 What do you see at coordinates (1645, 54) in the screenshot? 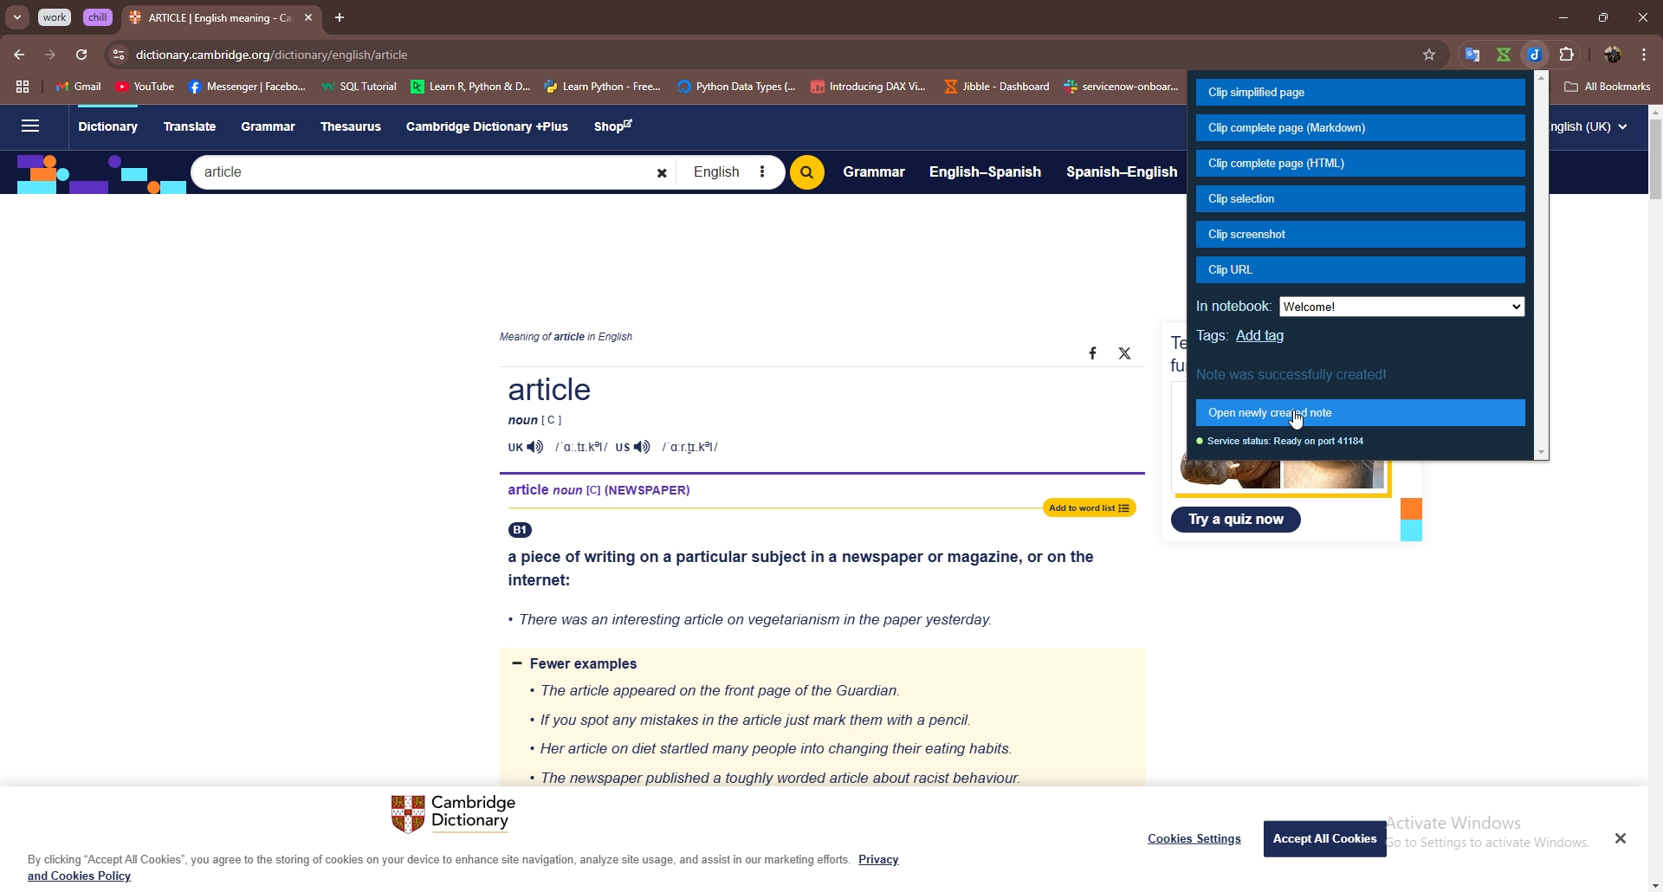
I see `options` at bounding box center [1645, 54].